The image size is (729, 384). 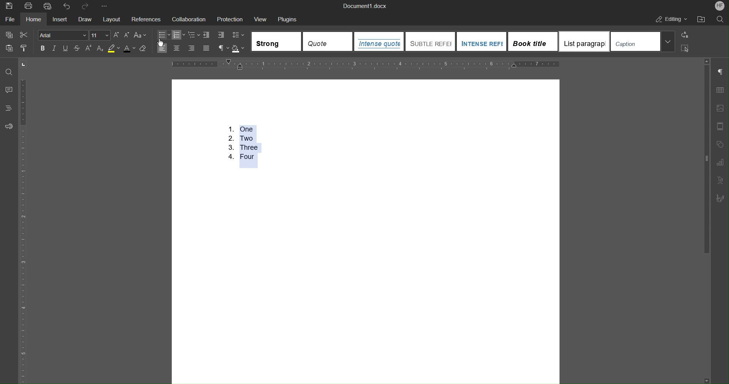 What do you see at coordinates (126, 36) in the screenshot?
I see `Decrease Size` at bounding box center [126, 36].